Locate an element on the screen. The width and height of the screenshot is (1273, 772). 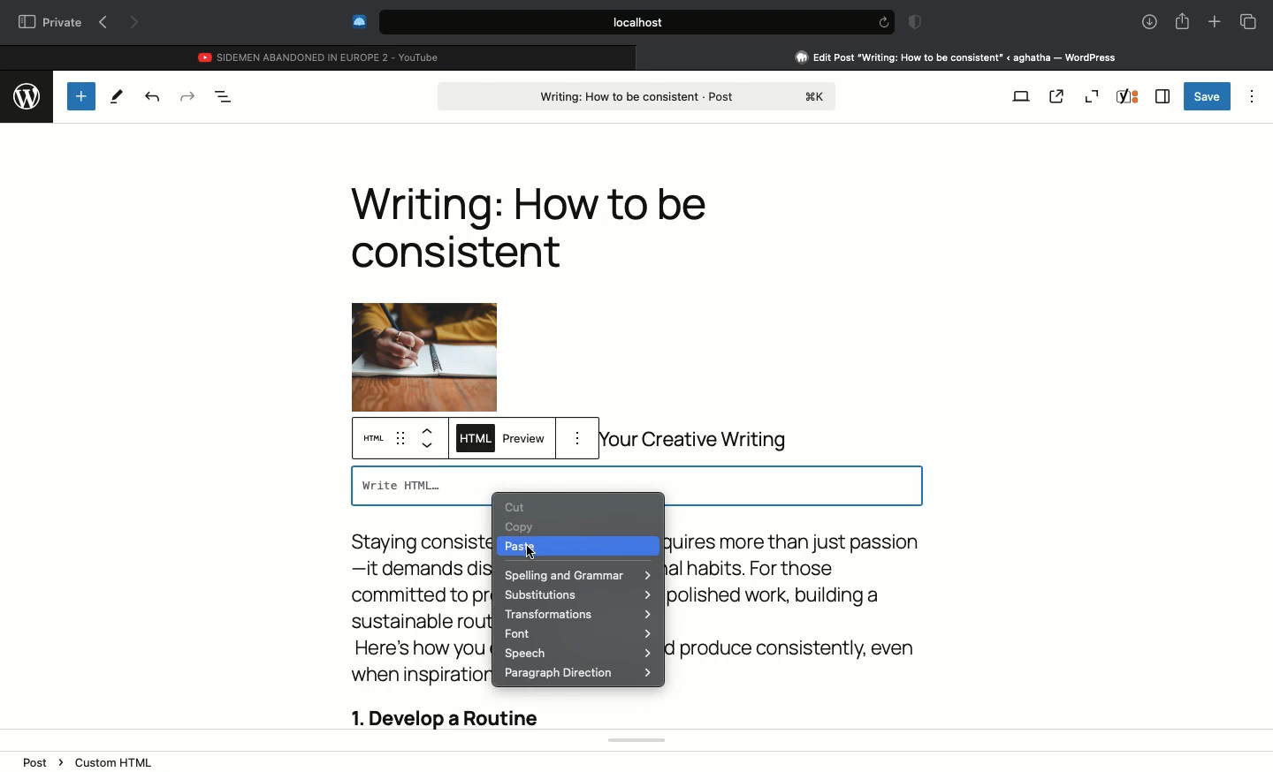
Previous page is located at coordinates (103, 23).